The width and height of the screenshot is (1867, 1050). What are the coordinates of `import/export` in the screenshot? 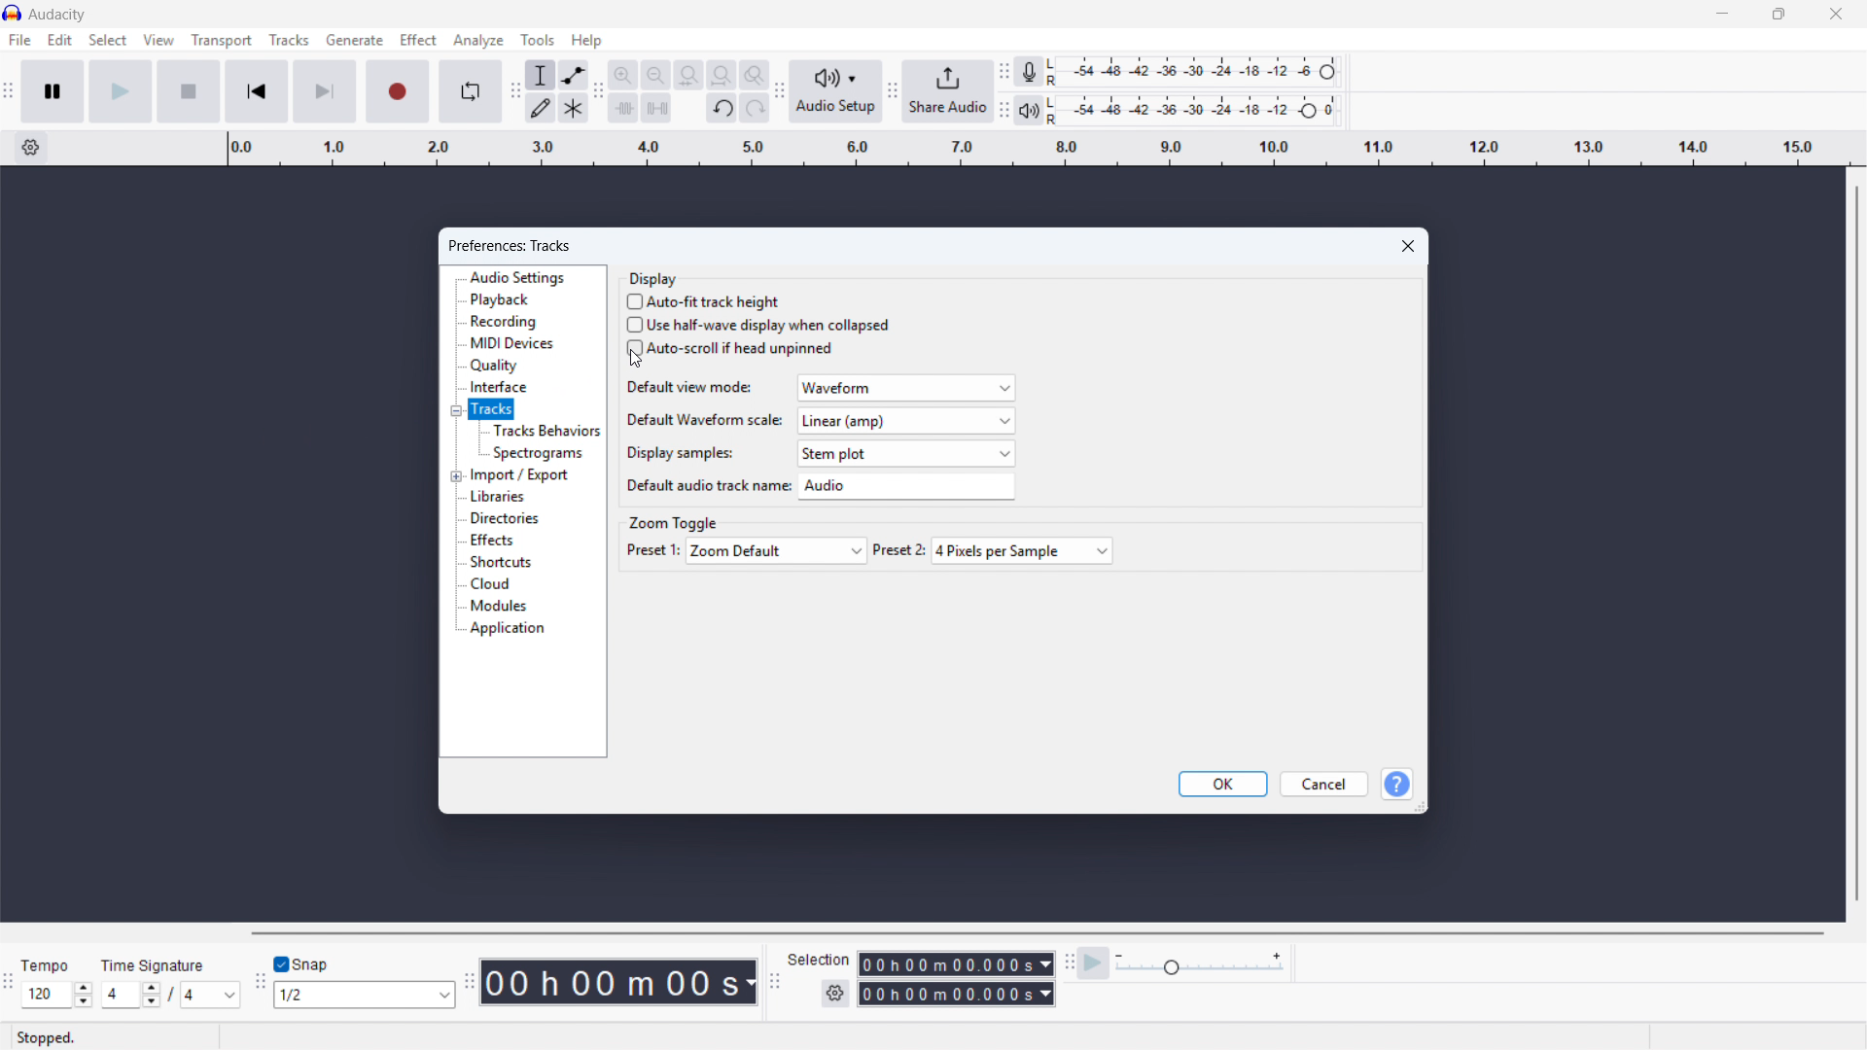 It's located at (521, 474).